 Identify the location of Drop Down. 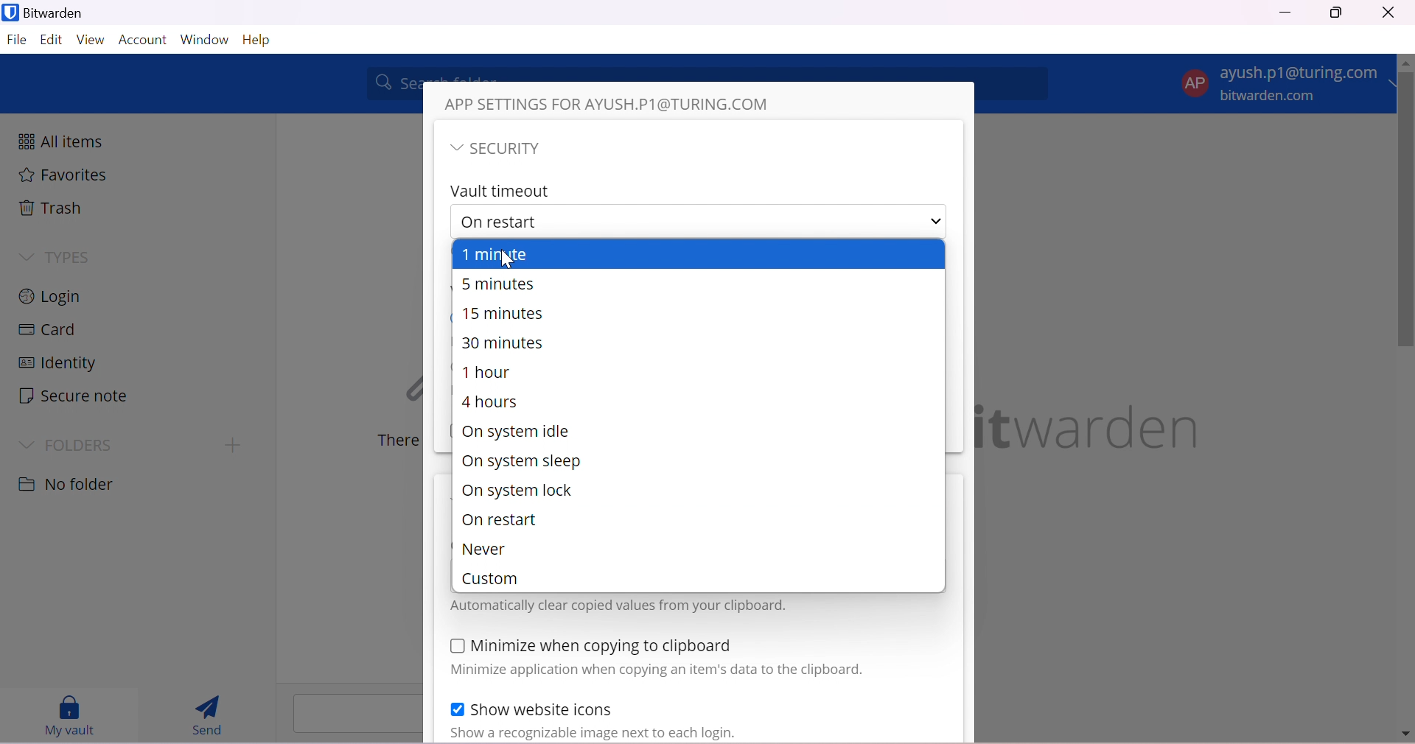
(938, 220).